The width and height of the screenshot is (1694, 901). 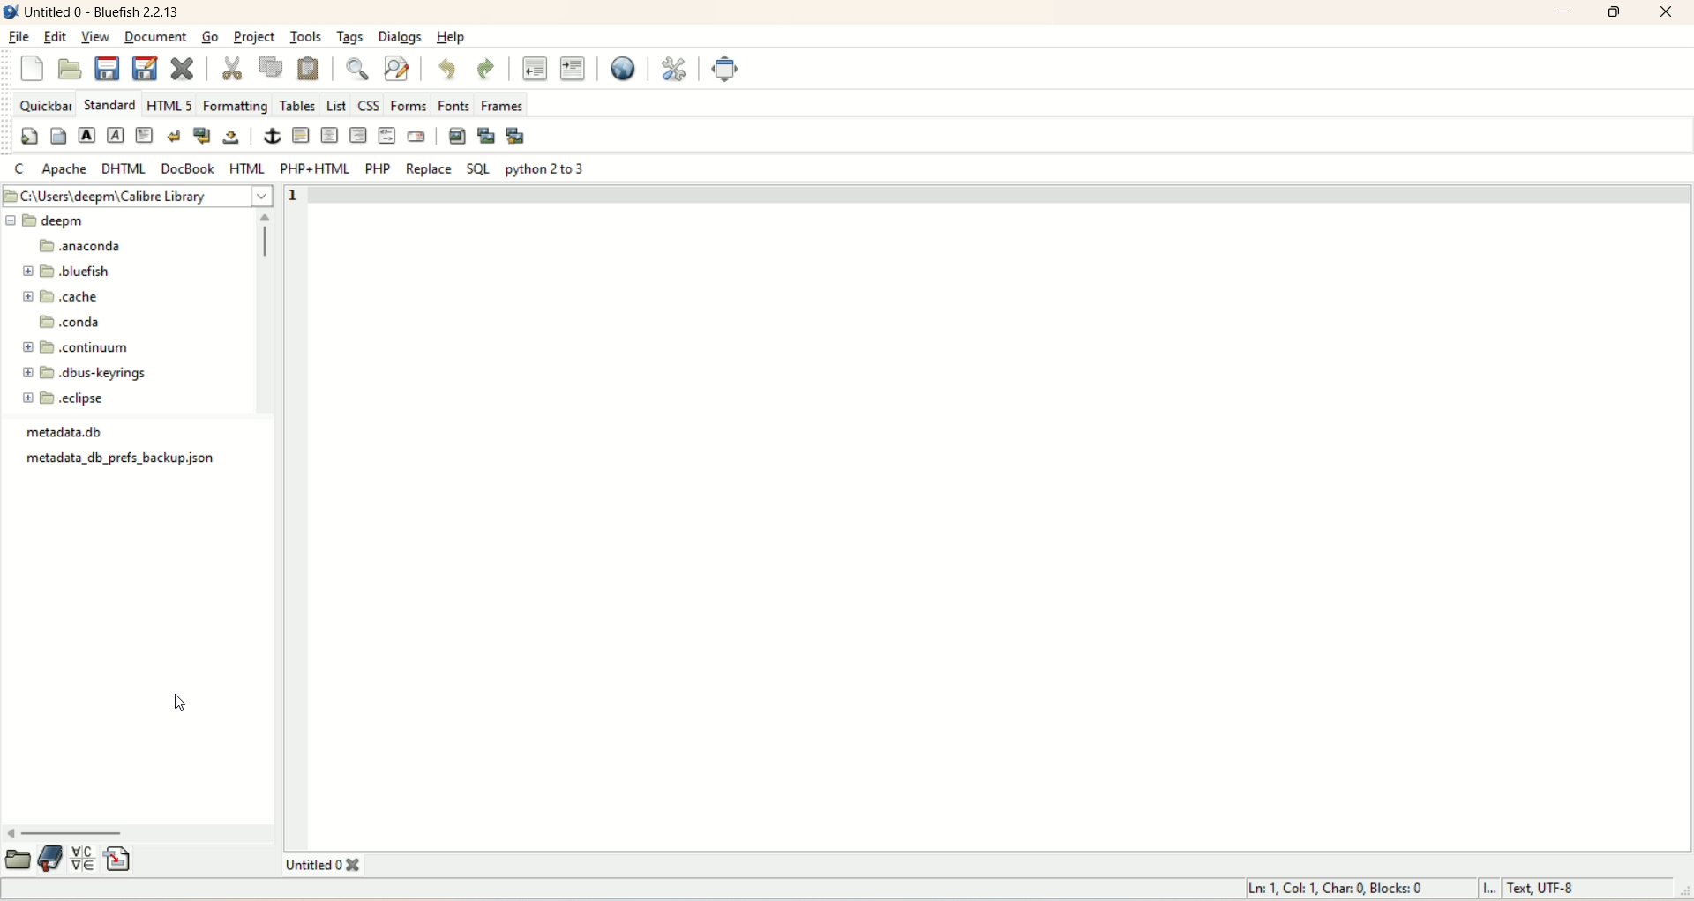 I want to click on logo, so click(x=11, y=11).